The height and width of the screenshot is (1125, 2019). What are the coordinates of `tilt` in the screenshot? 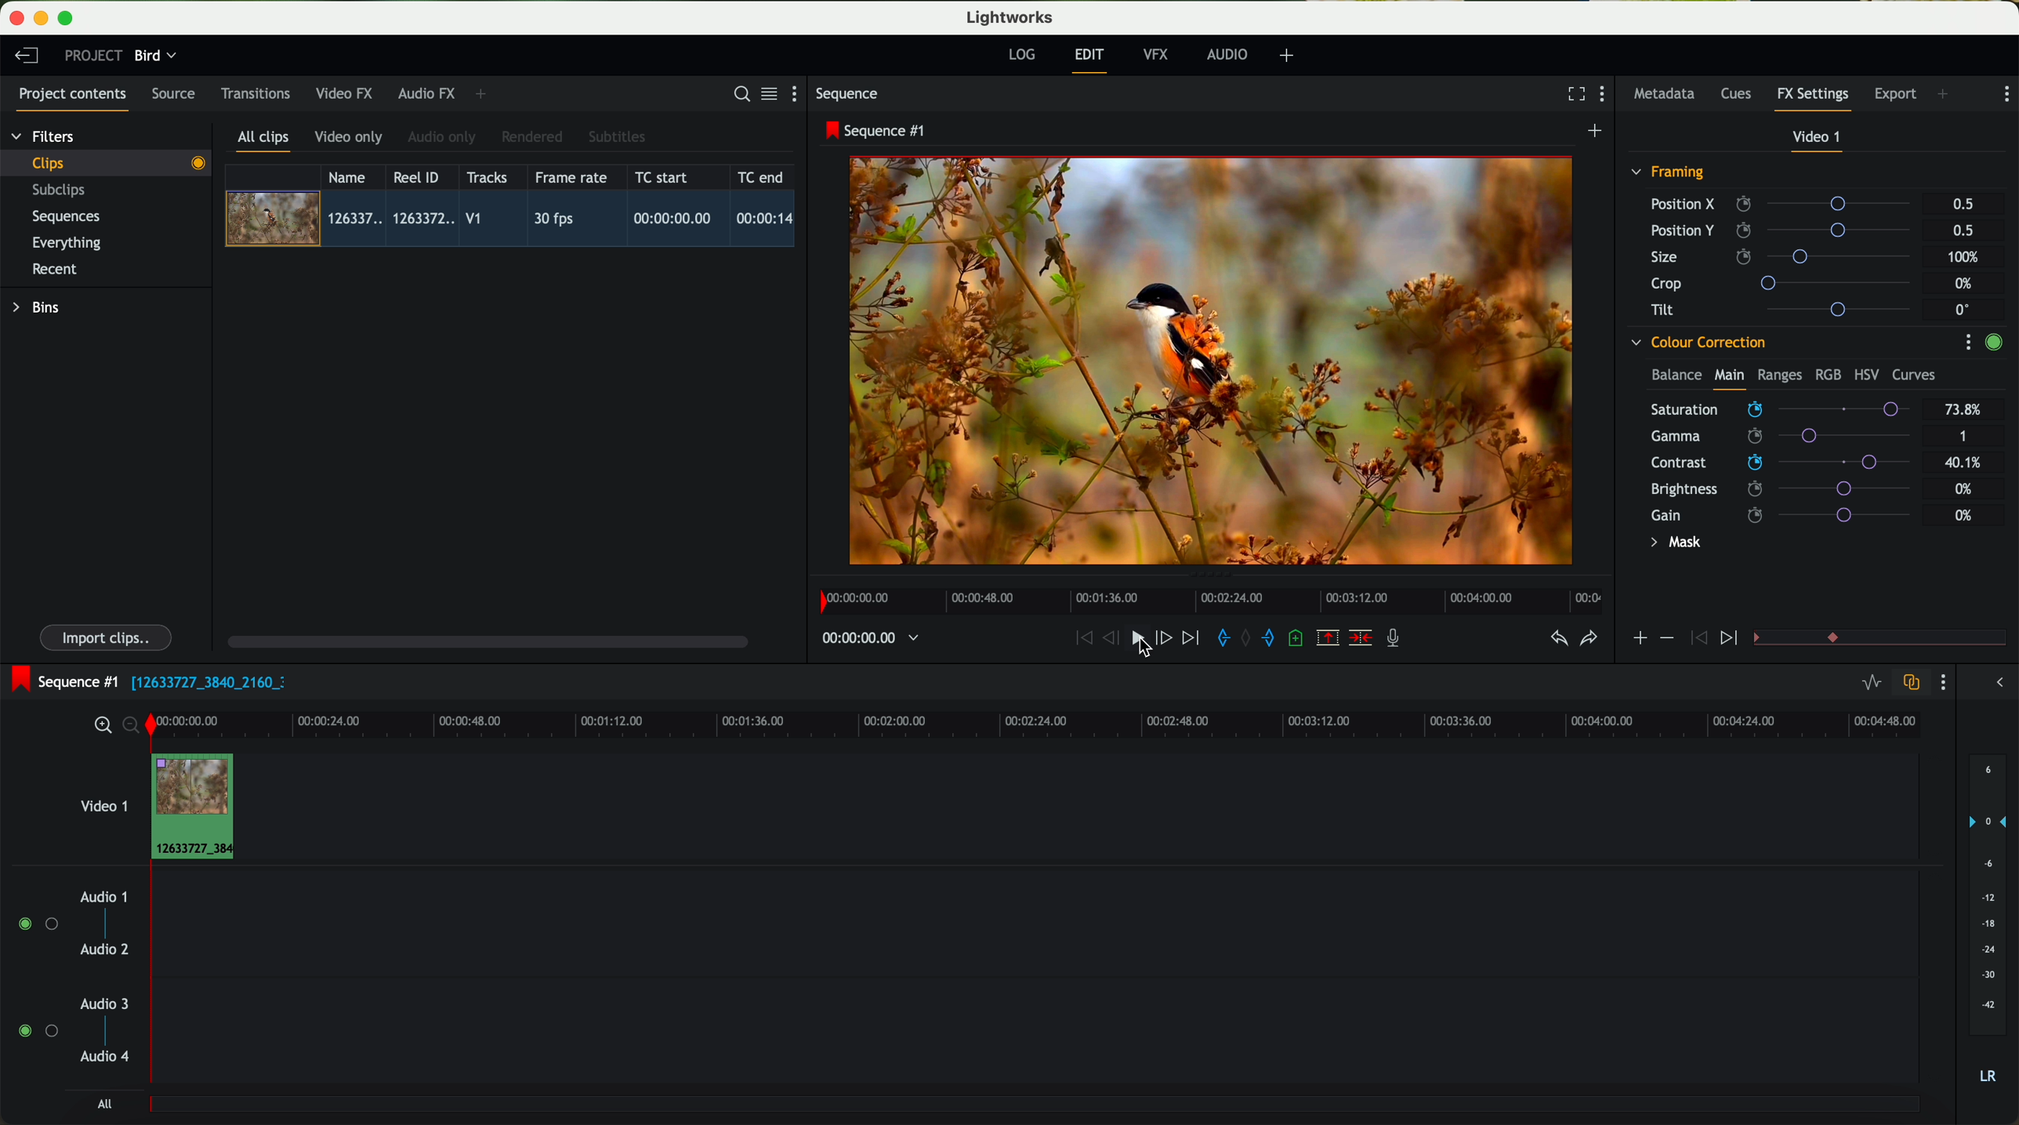 It's located at (1788, 309).